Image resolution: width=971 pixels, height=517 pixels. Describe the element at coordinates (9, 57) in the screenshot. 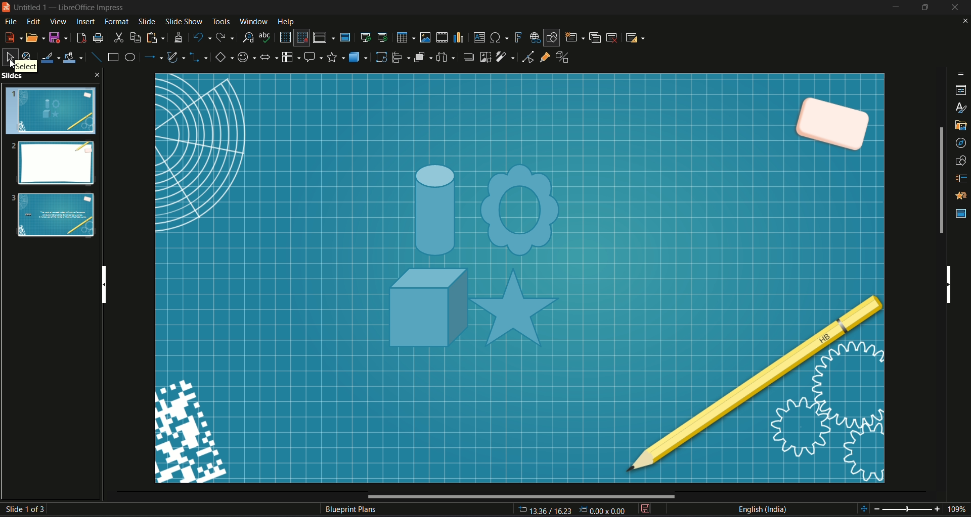

I see `select` at that location.